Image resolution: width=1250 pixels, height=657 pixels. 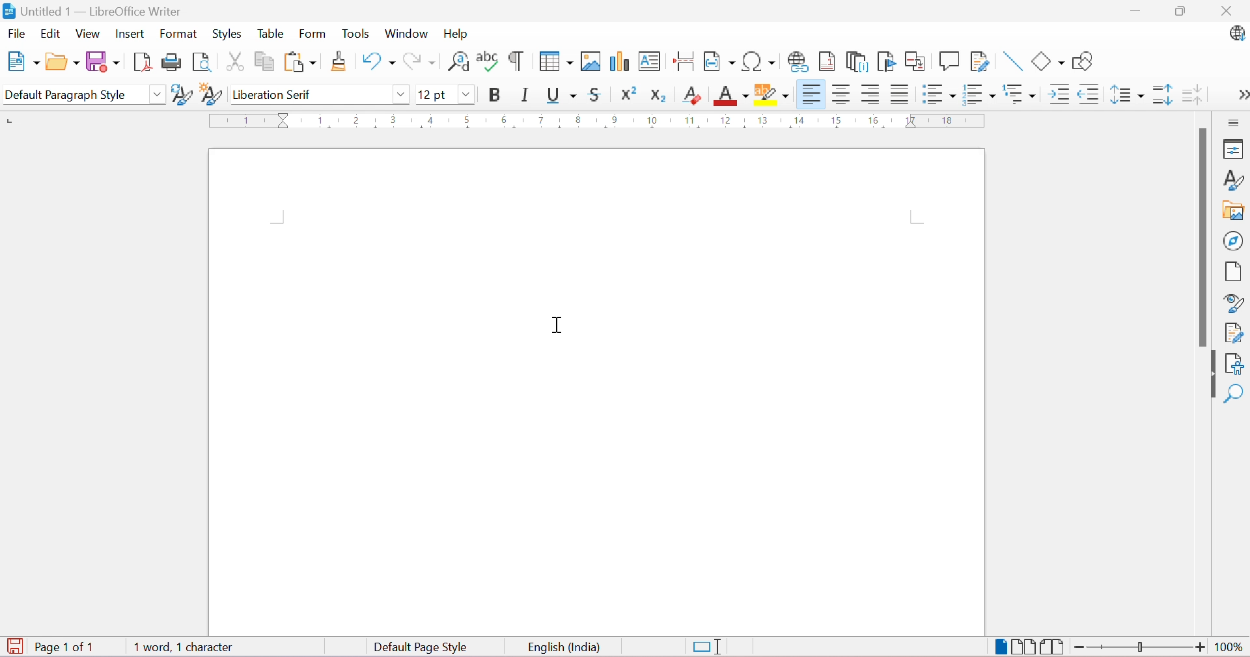 What do you see at coordinates (466, 93) in the screenshot?
I see `Drop Down` at bounding box center [466, 93].